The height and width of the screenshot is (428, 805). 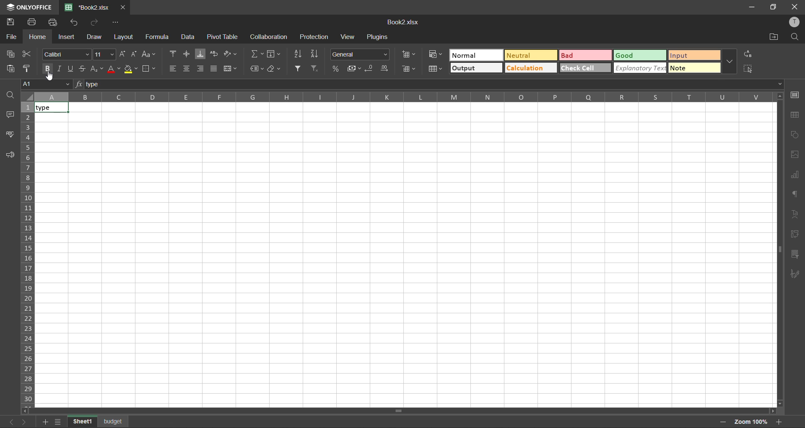 I want to click on close tab, so click(x=124, y=6).